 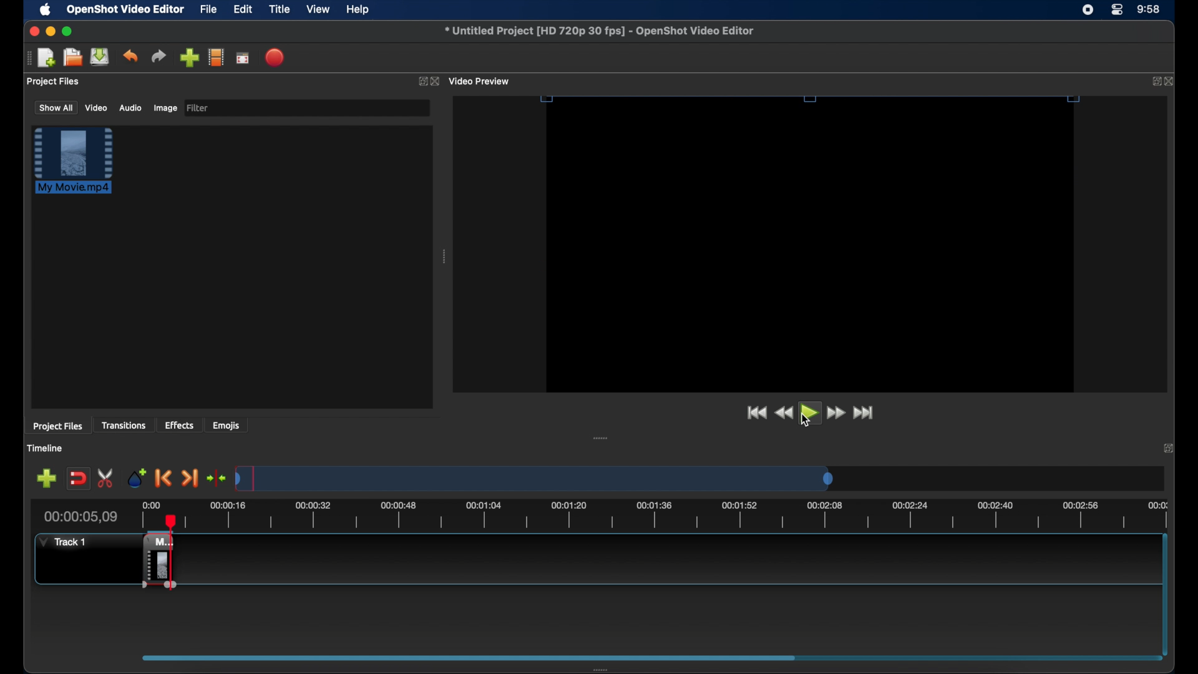 What do you see at coordinates (47, 58) in the screenshot?
I see `new project` at bounding box center [47, 58].